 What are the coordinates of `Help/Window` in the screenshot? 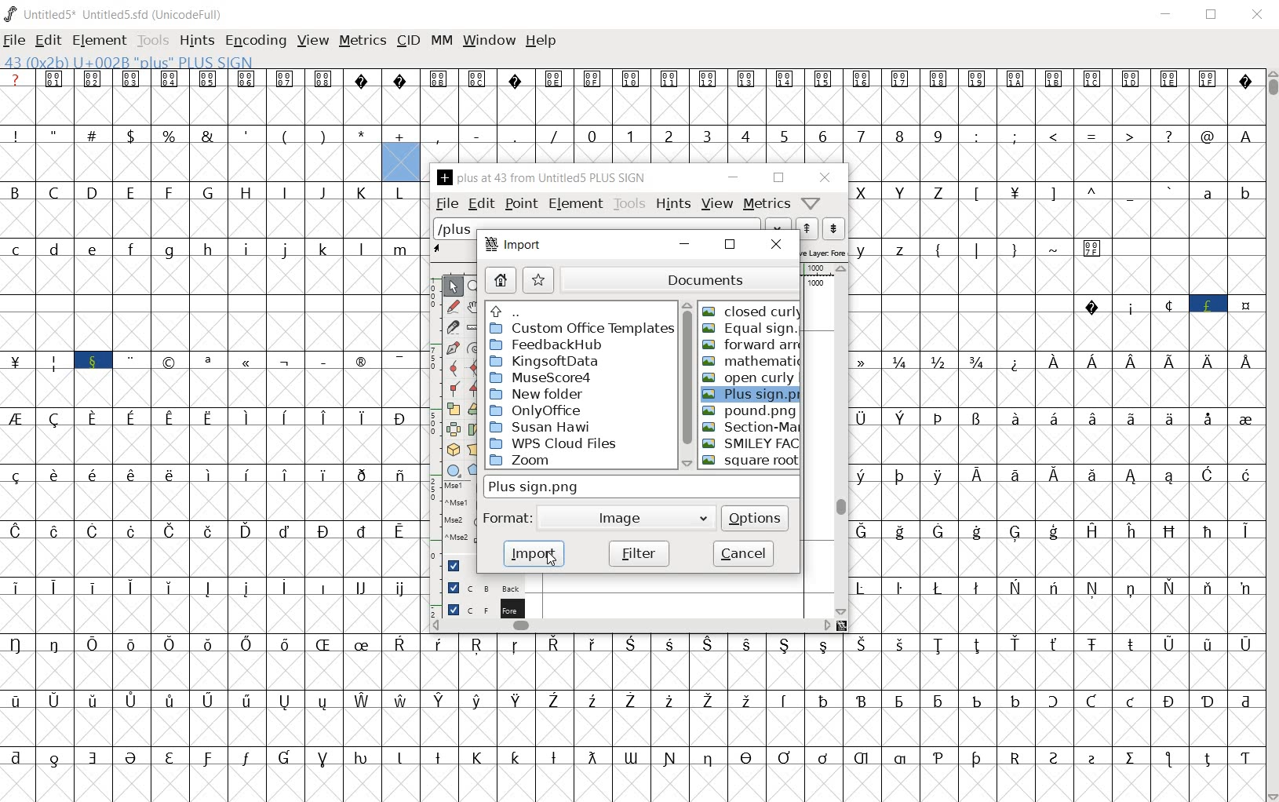 It's located at (813, 203).